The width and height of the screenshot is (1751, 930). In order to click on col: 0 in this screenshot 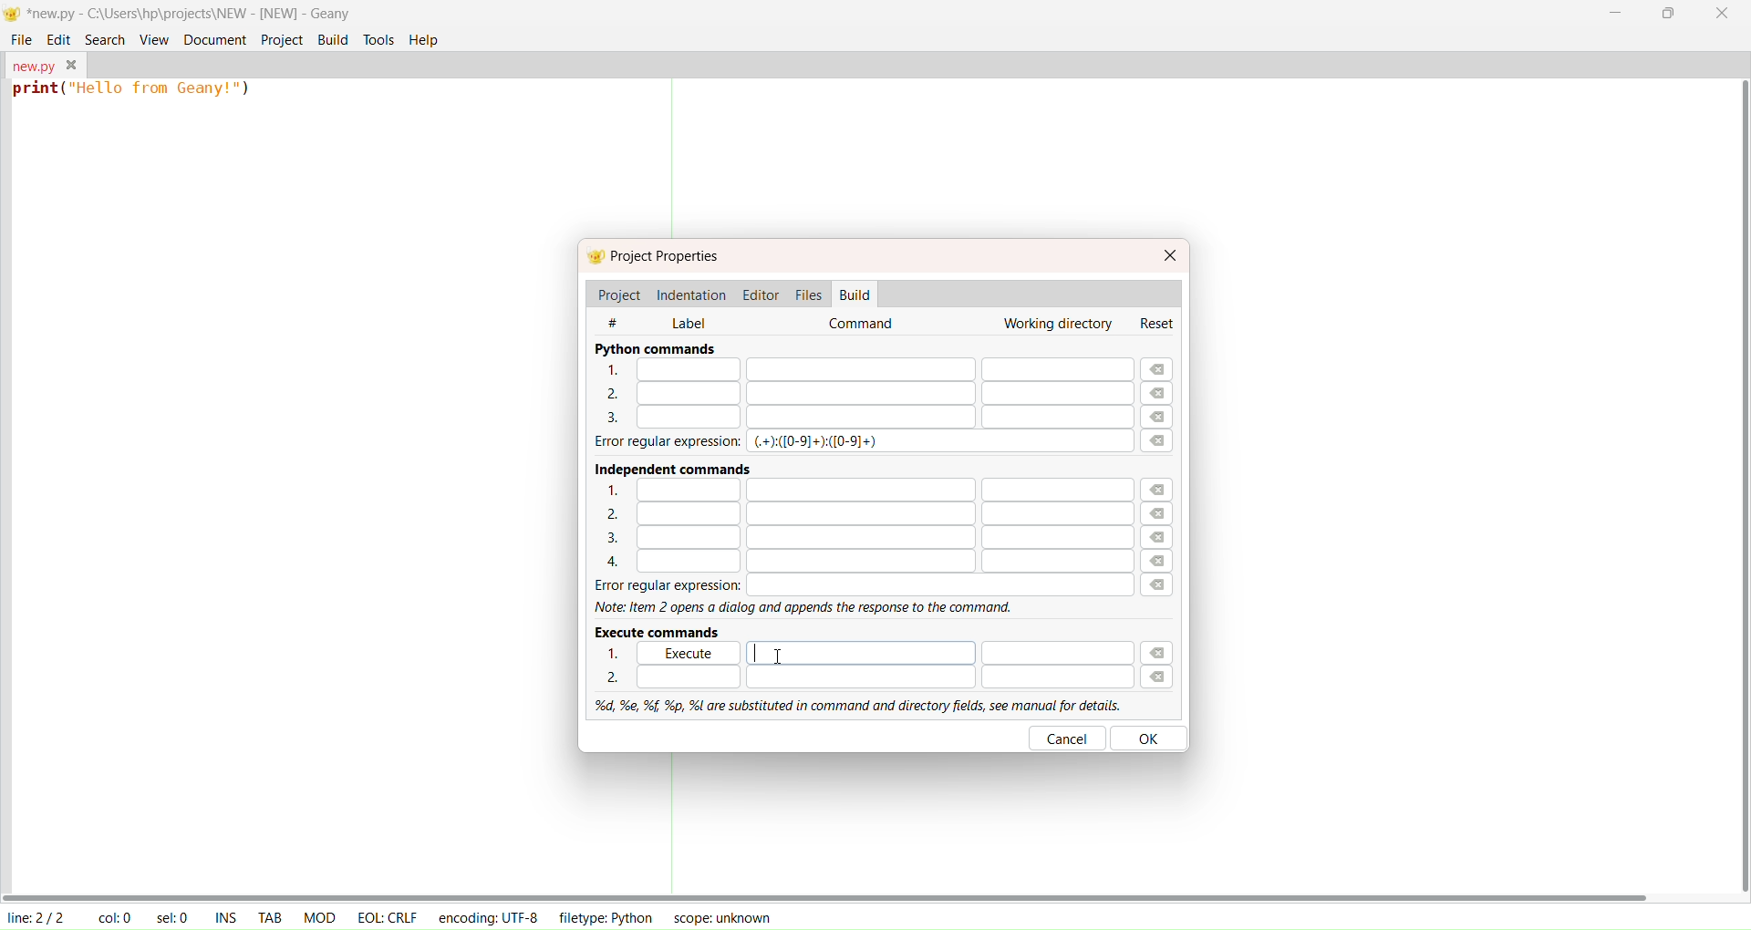, I will do `click(114, 917)`.